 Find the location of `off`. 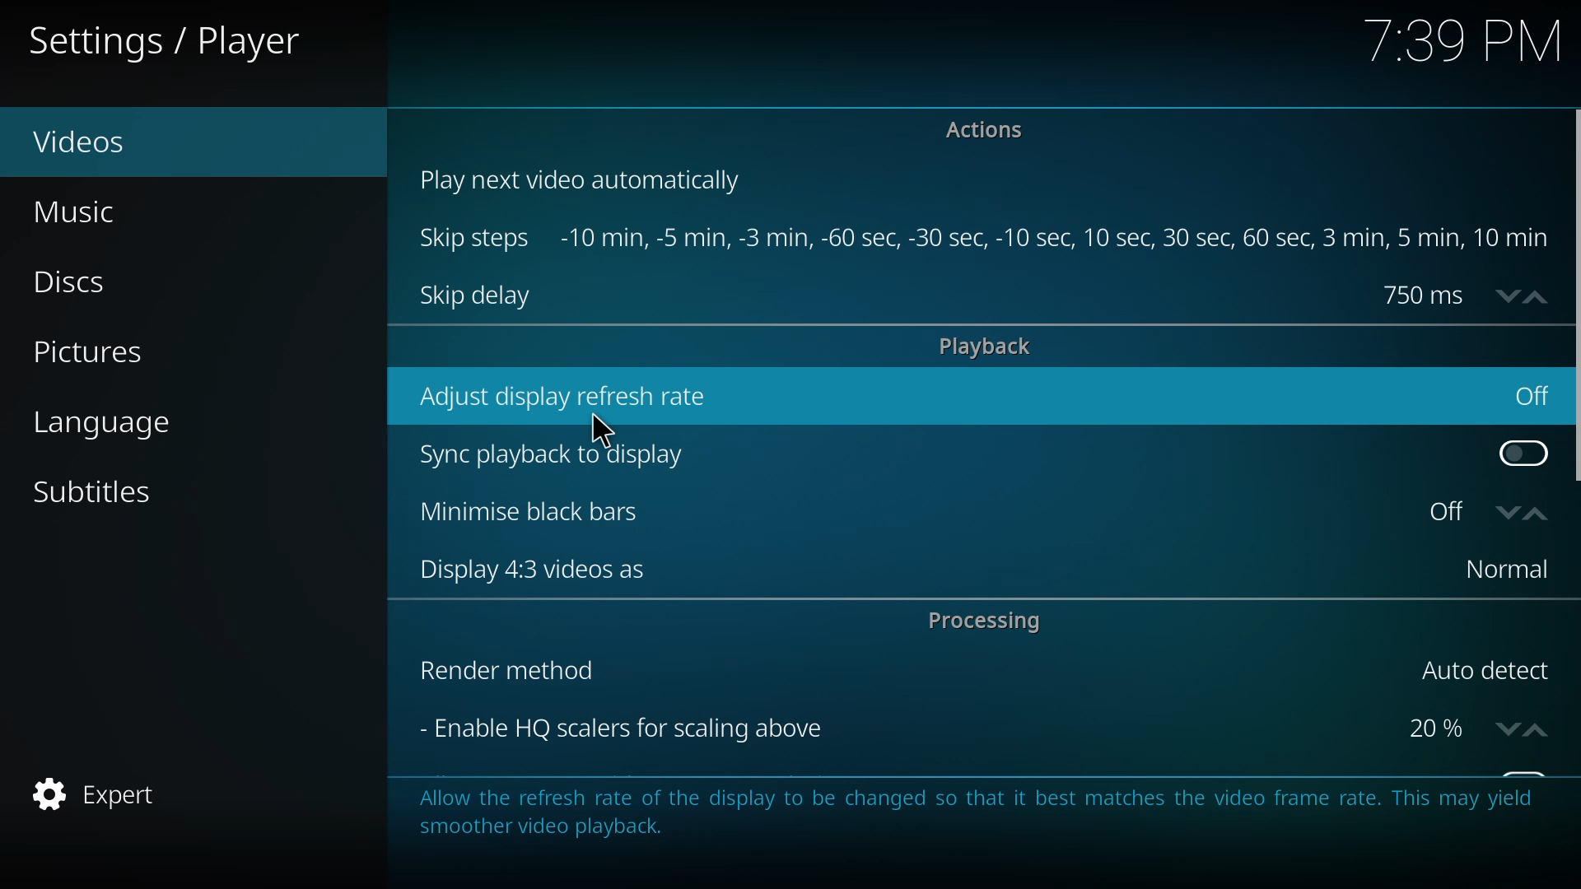

off is located at coordinates (1532, 395).